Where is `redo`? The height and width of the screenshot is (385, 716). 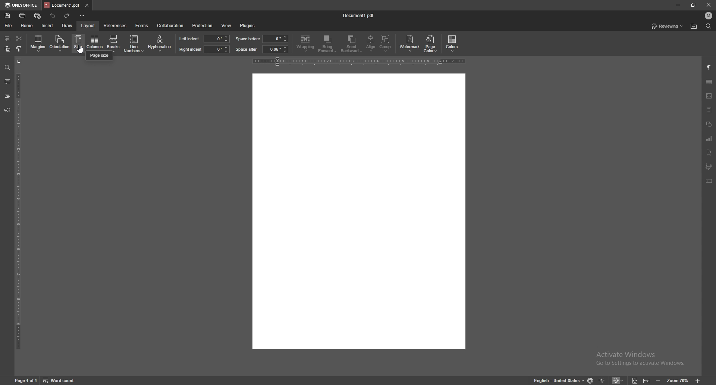 redo is located at coordinates (67, 16).